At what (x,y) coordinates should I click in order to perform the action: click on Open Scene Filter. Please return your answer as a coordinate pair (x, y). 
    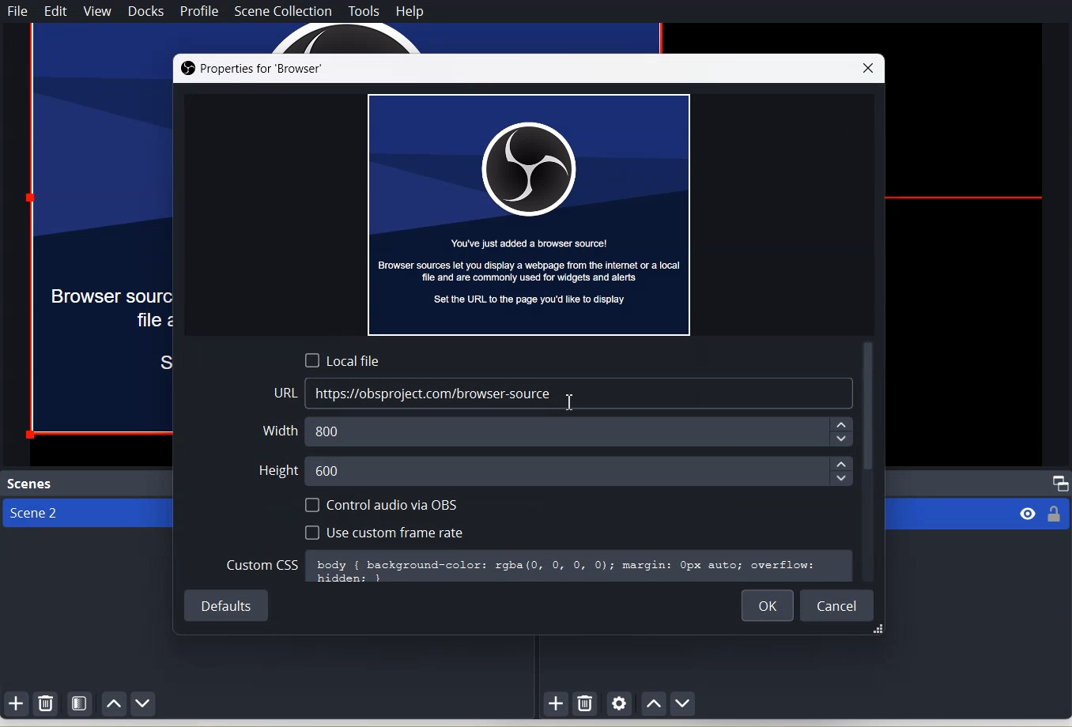
    Looking at the image, I should click on (81, 703).